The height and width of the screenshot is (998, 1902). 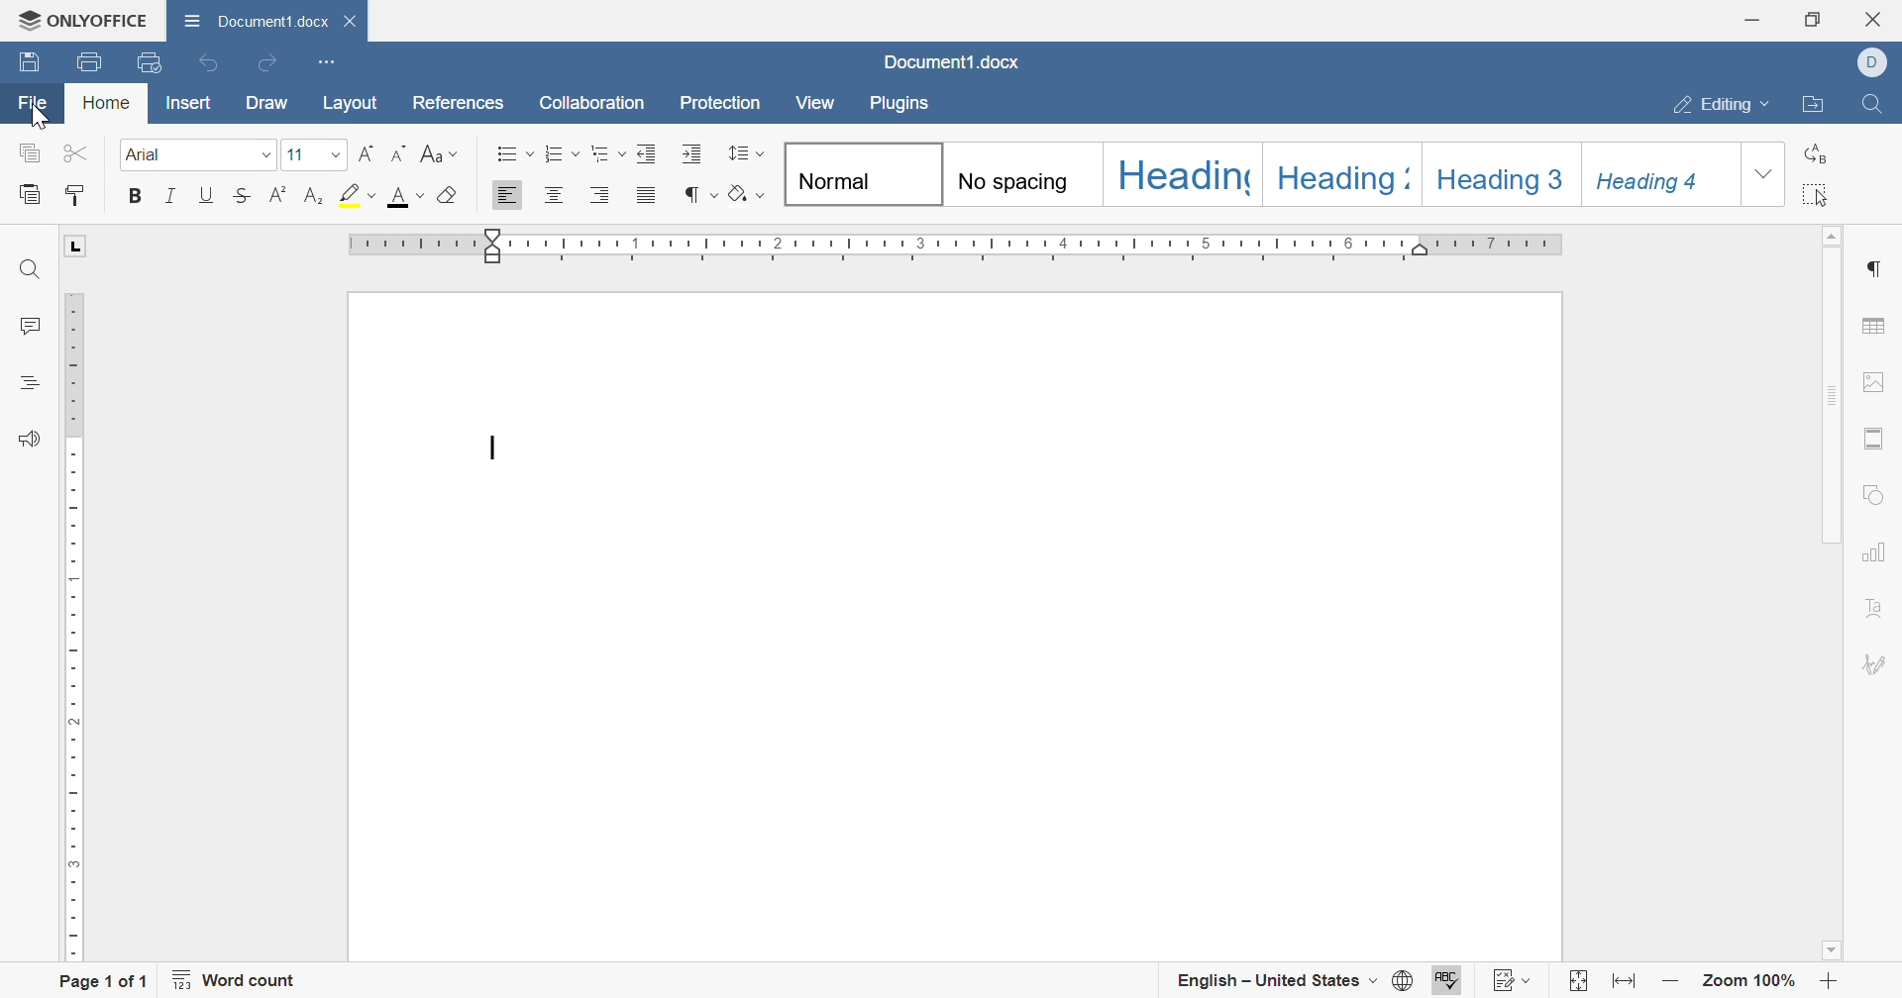 What do you see at coordinates (282, 197) in the screenshot?
I see `superscript` at bounding box center [282, 197].